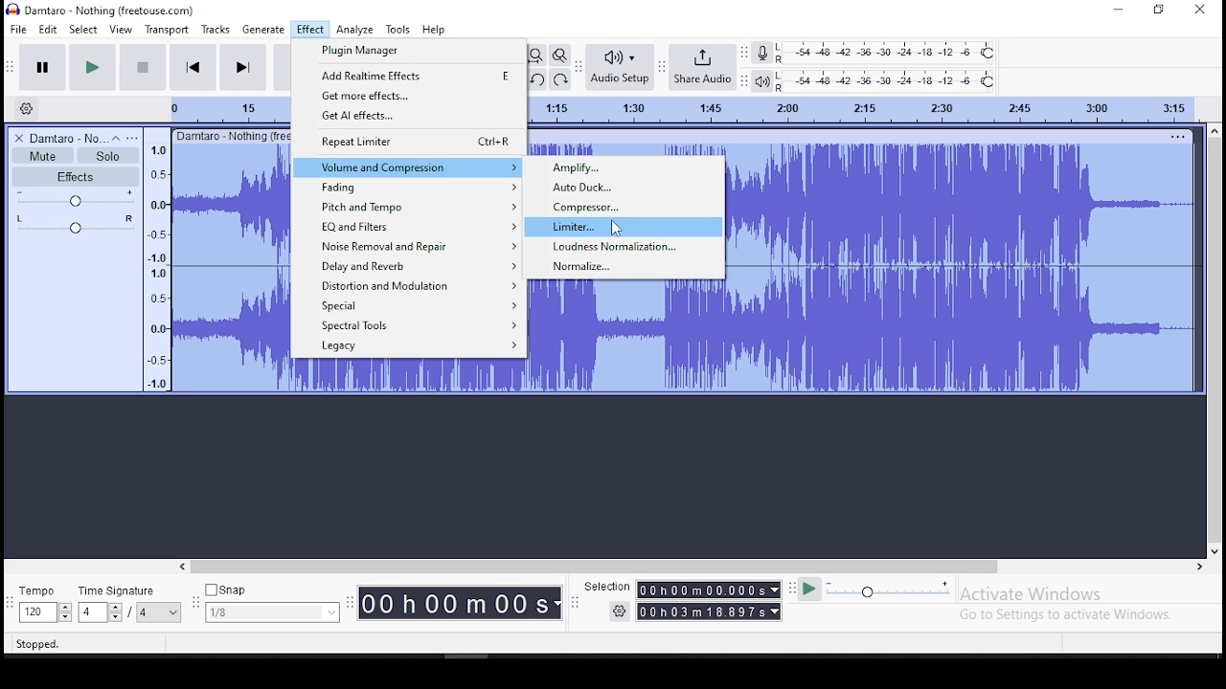  Describe the element at coordinates (619, 612) in the screenshot. I see `settings` at that location.